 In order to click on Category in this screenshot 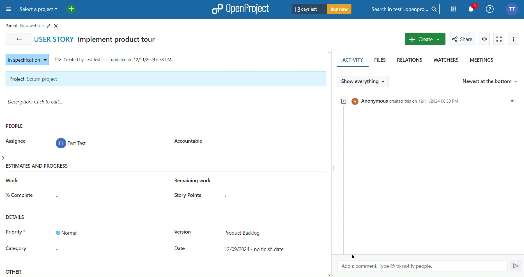, I will do `click(16, 249)`.